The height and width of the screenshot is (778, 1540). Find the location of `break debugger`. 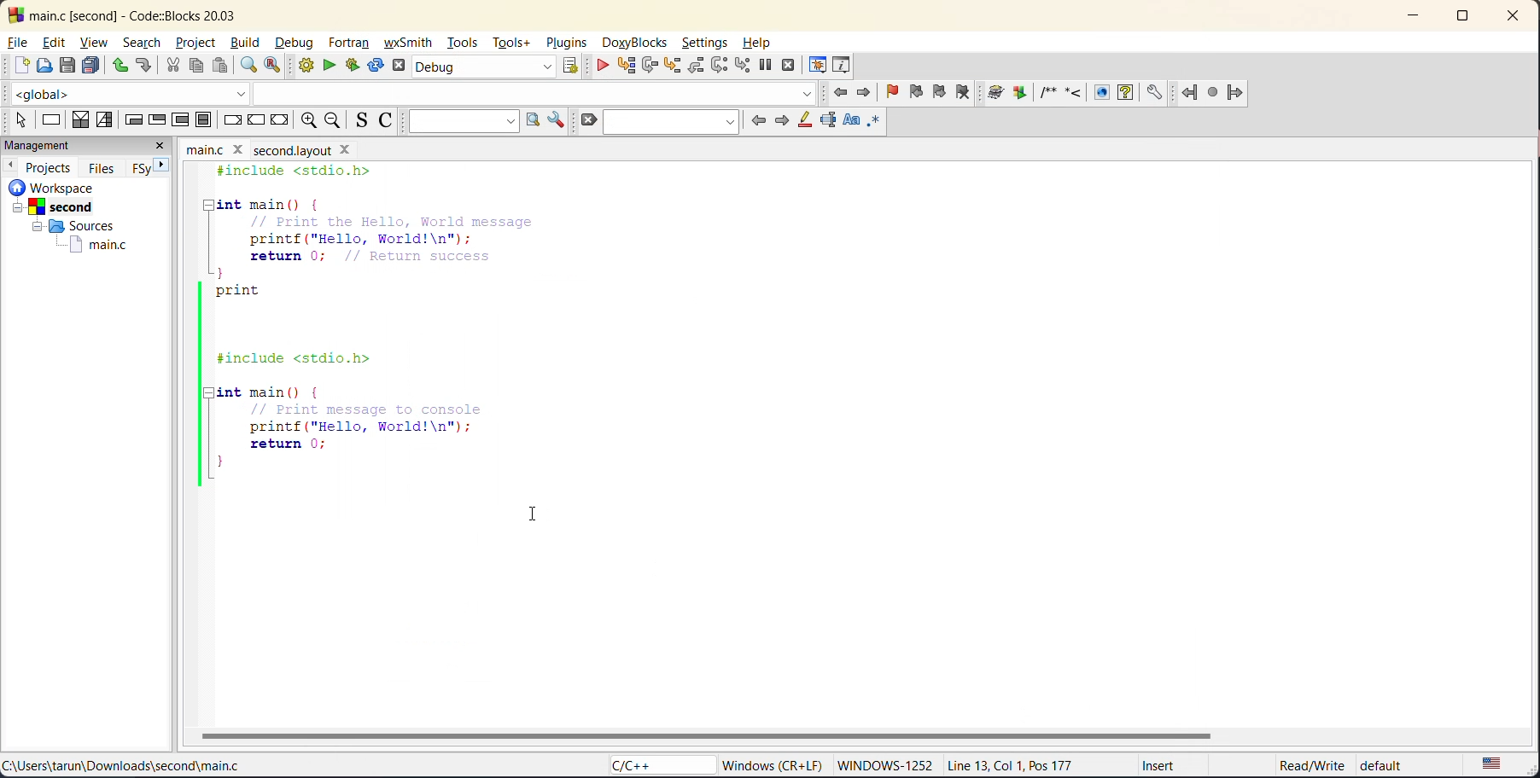

break debugger is located at coordinates (764, 65).